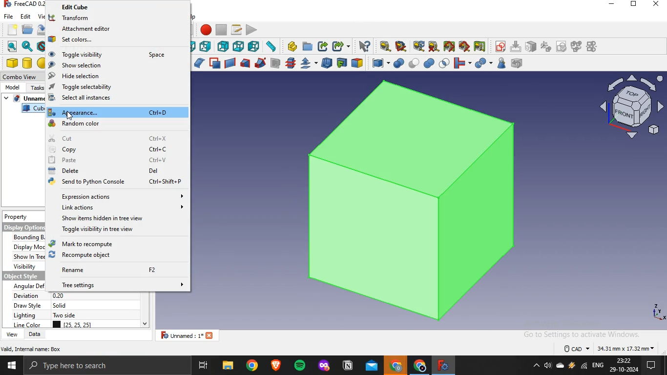 The image size is (667, 375). I want to click on create projection on surface, so click(341, 62).